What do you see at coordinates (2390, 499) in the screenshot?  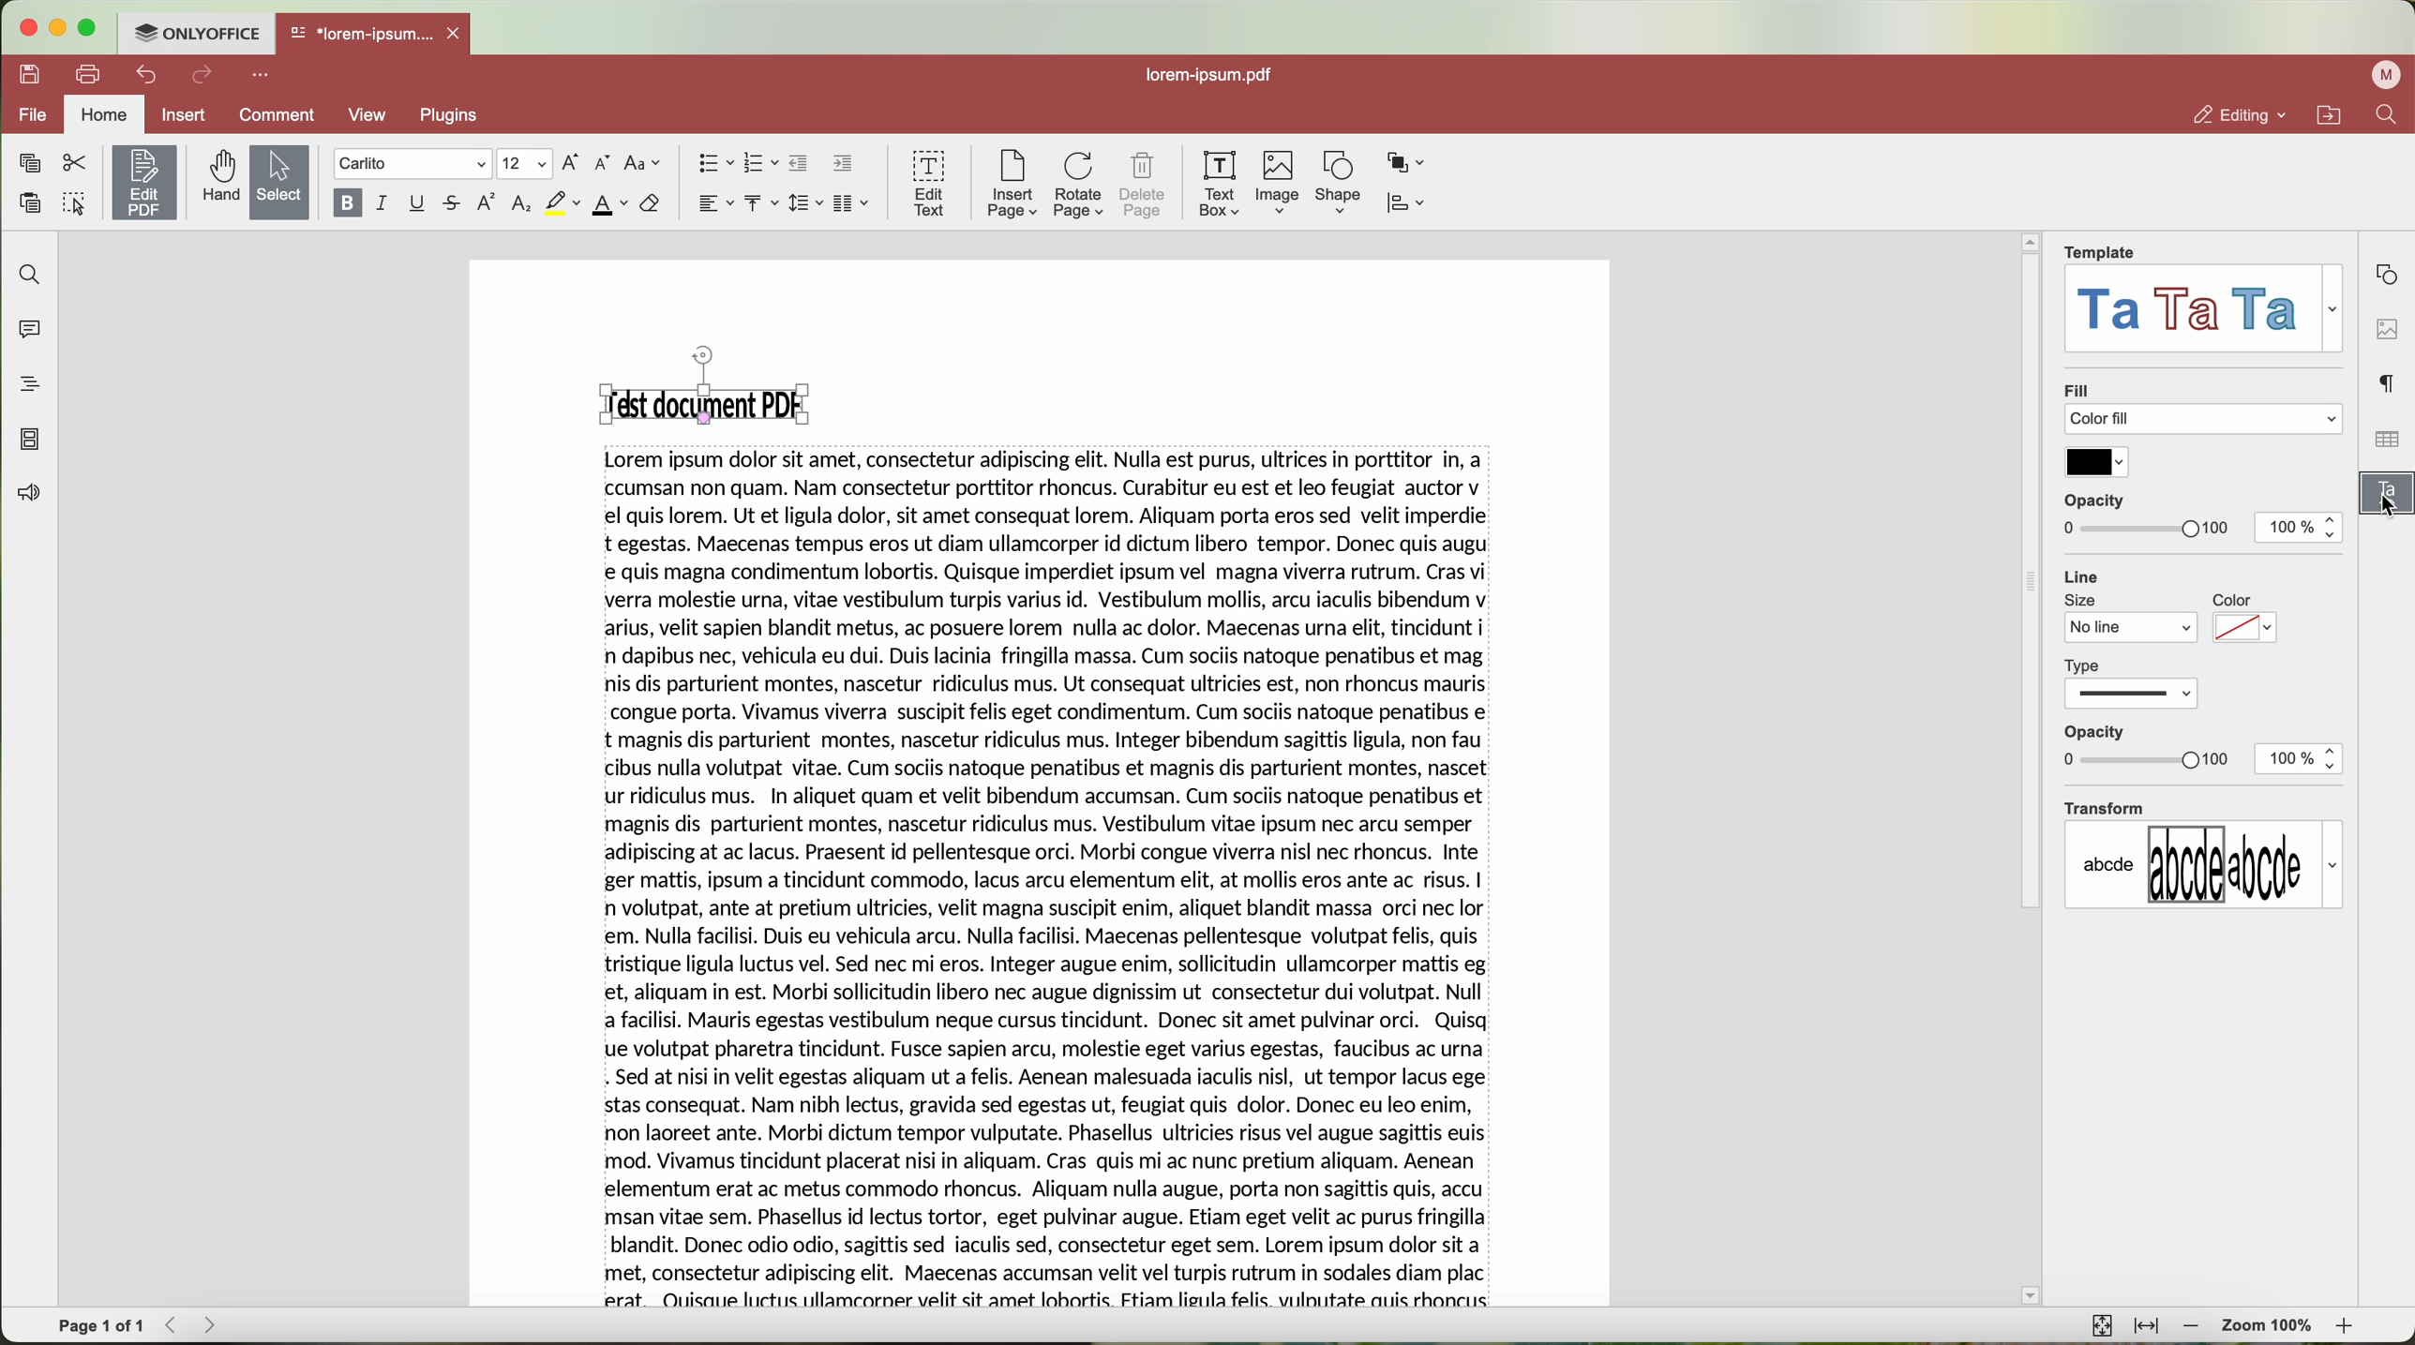 I see `text art settings` at bounding box center [2390, 499].